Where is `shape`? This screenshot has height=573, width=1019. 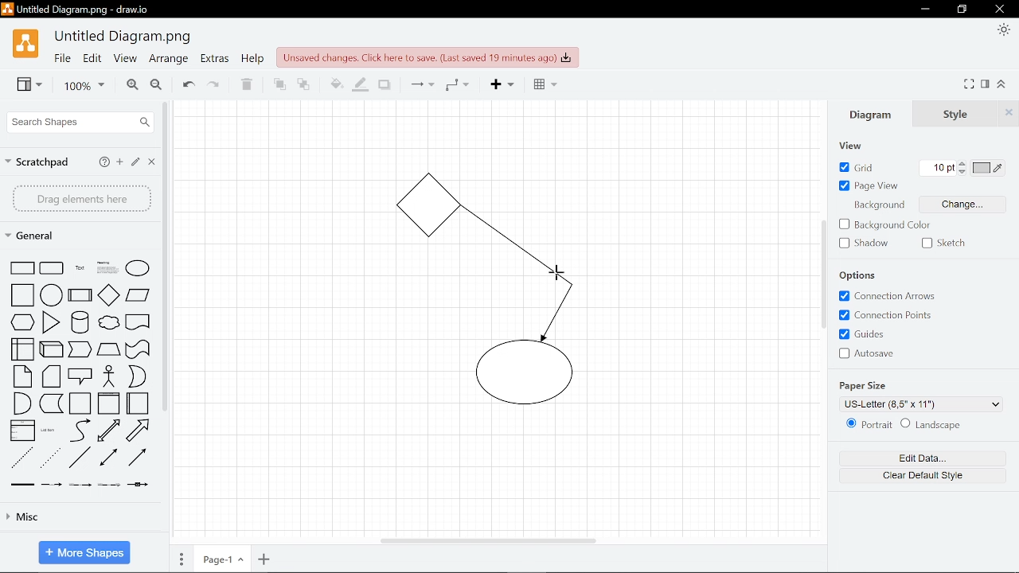 shape is located at coordinates (53, 349).